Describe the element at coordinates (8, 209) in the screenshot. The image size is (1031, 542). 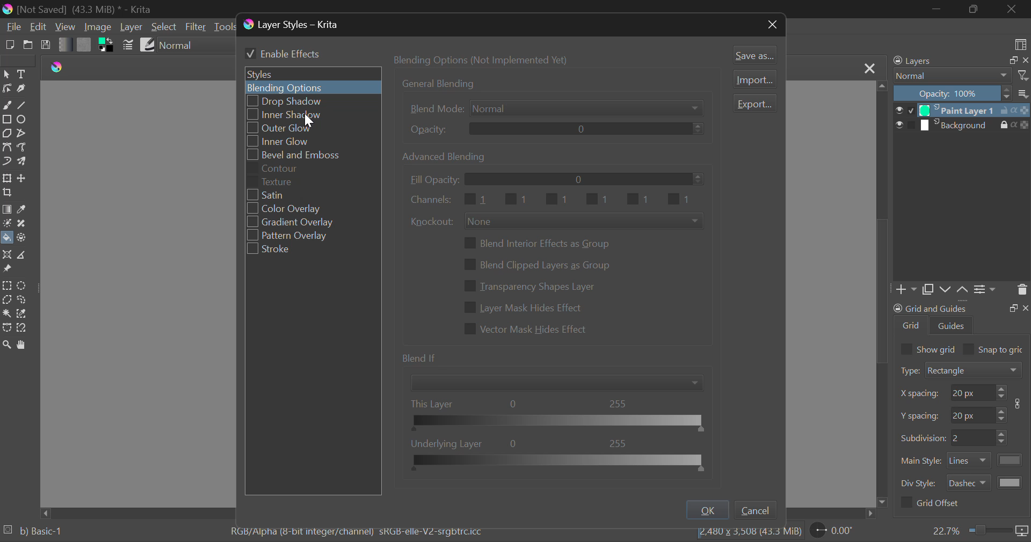
I see `Gradient Fill` at that location.